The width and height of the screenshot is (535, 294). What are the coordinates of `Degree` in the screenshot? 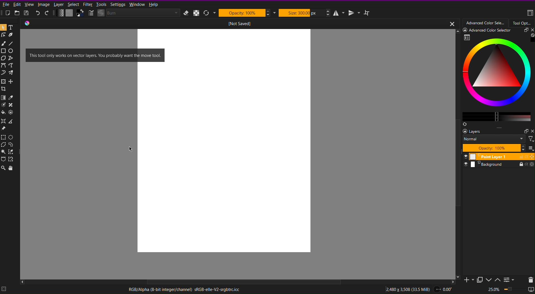 It's located at (445, 288).